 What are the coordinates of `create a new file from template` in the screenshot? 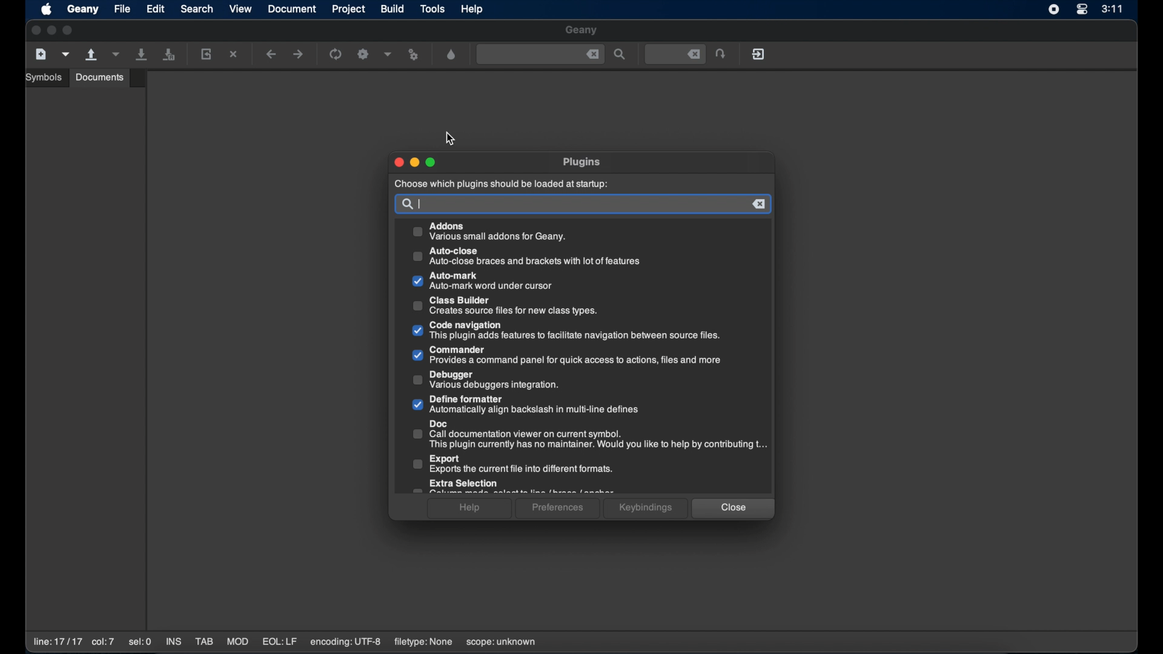 It's located at (66, 54).